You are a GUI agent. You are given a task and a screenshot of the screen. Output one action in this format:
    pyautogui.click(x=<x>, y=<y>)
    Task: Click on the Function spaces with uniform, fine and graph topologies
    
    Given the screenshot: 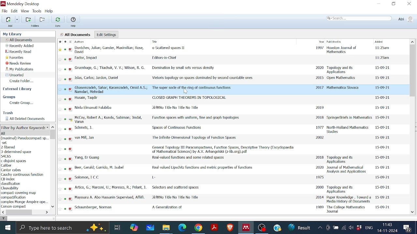 What is the action you would take?
    pyautogui.click(x=231, y=119)
    